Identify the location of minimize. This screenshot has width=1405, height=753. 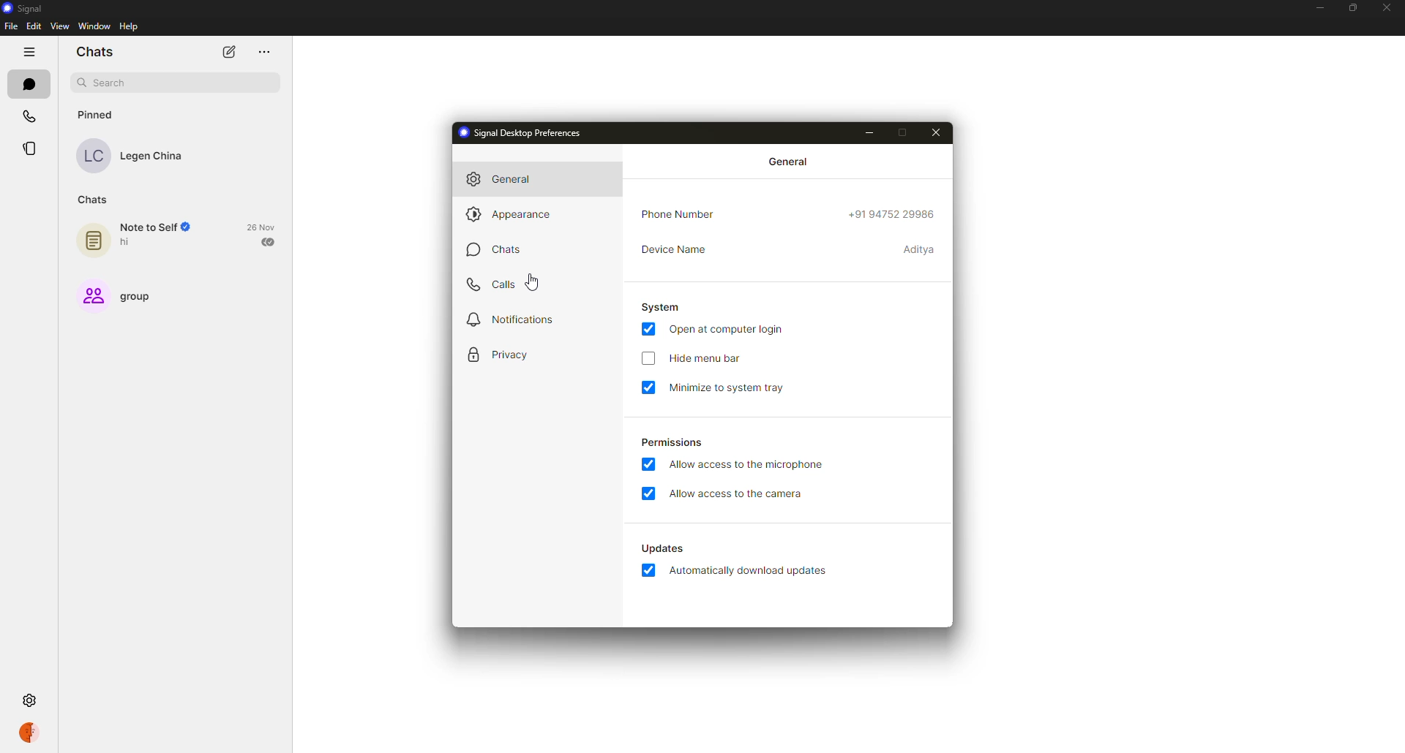
(871, 133).